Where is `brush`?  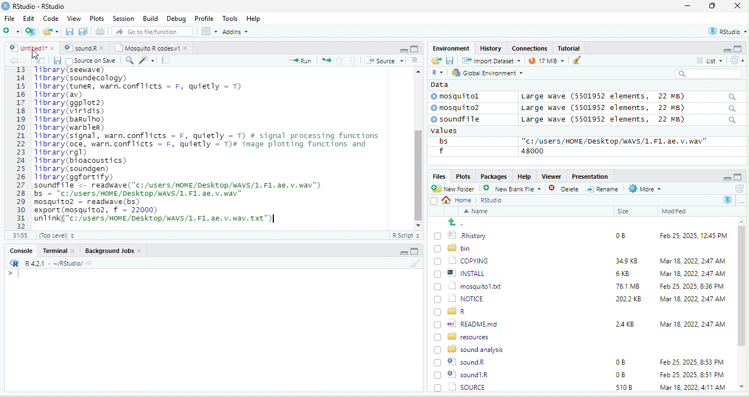
brush is located at coordinates (574, 61).